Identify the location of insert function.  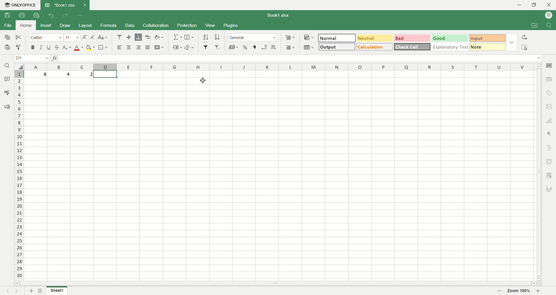
(54, 58).